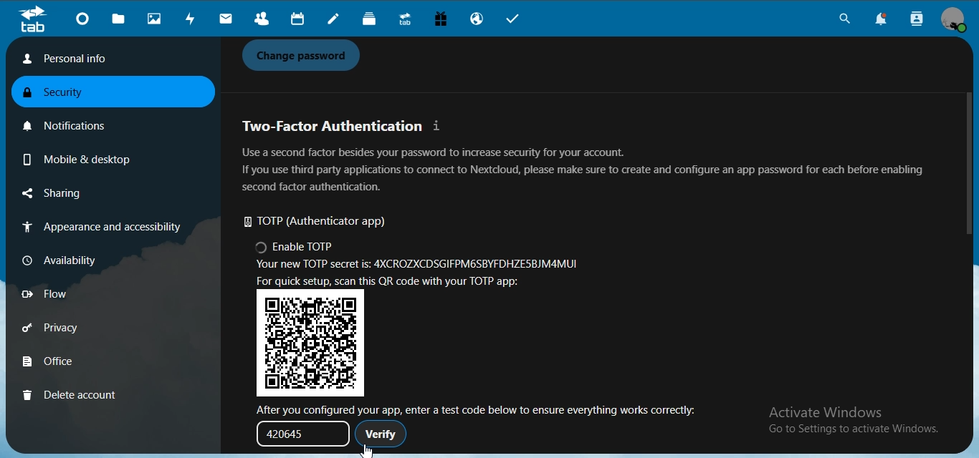 This screenshot has height=458, width=979. What do you see at coordinates (373, 20) in the screenshot?
I see `deck` at bounding box center [373, 20].